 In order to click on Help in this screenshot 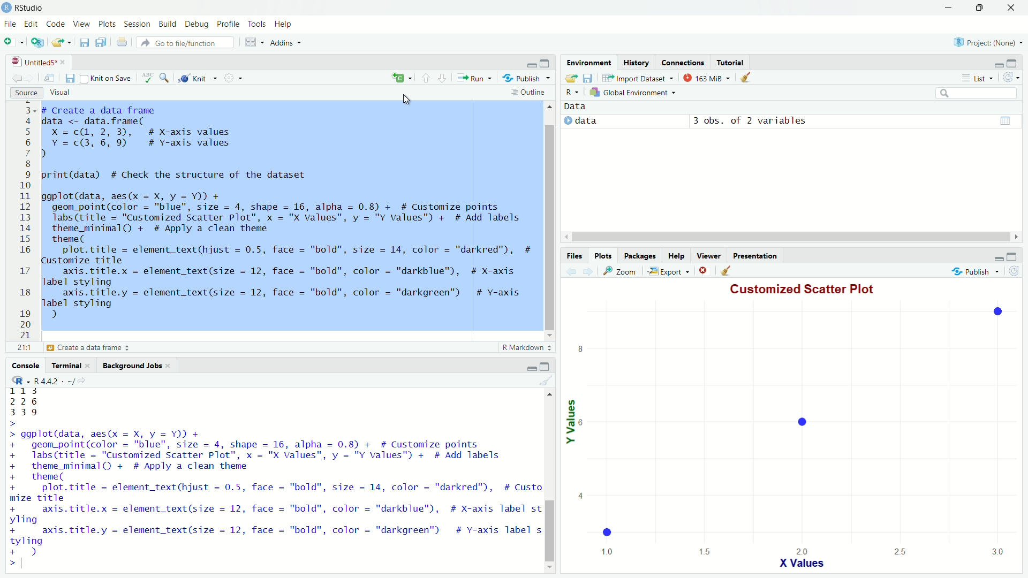, I will do `click(675, 257)`.